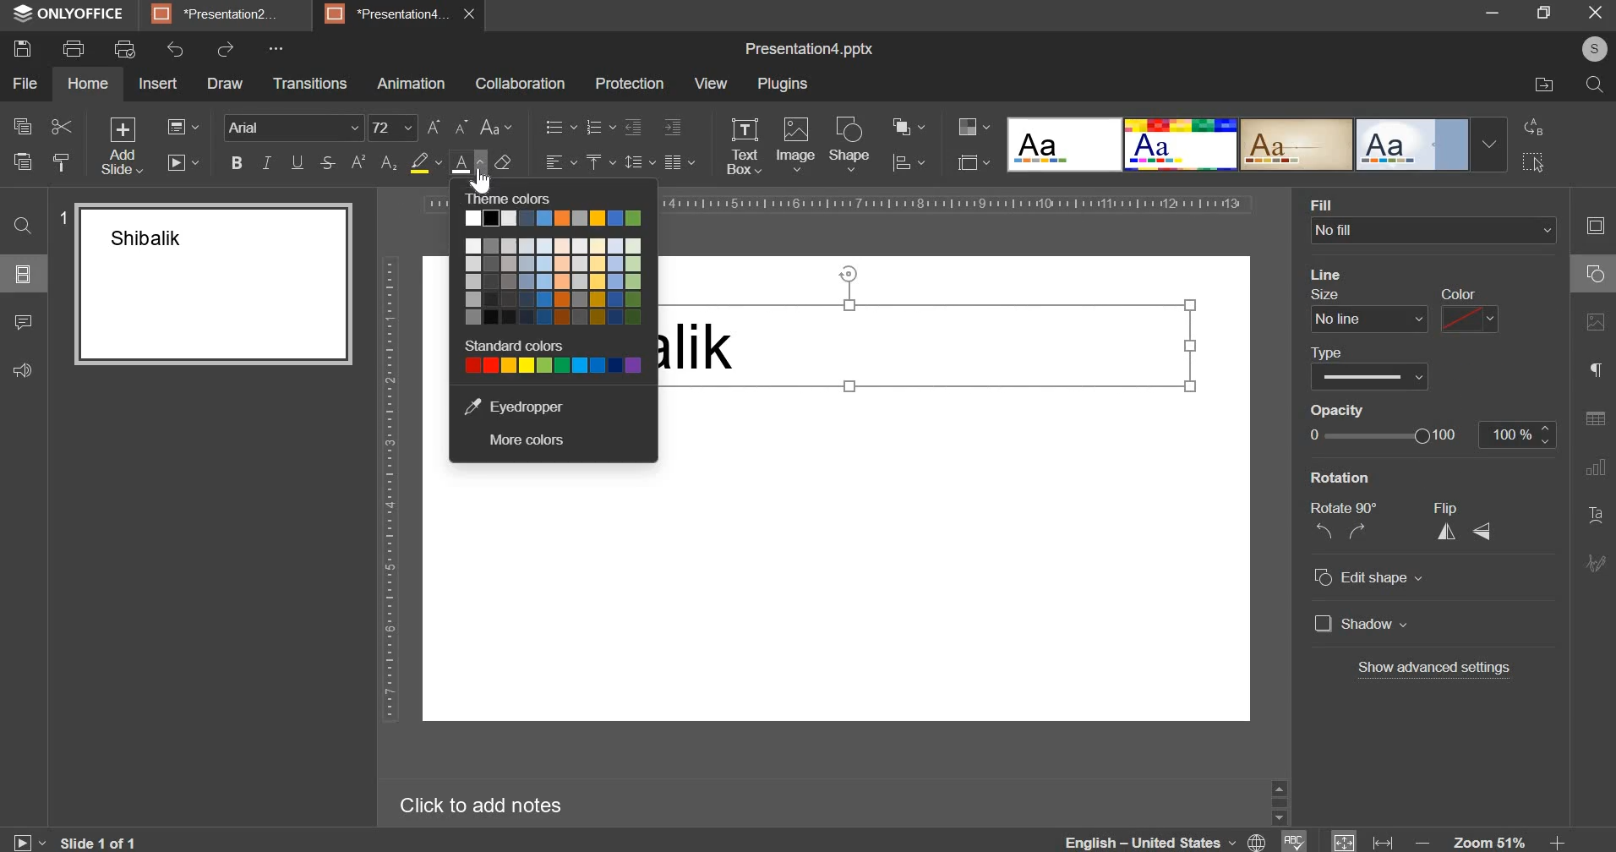 The width and height of the screenshot is (1616, 852). Describe the element at coordinates (21, 14) in the screenshot. I see `onlyoffice logo` at that location.